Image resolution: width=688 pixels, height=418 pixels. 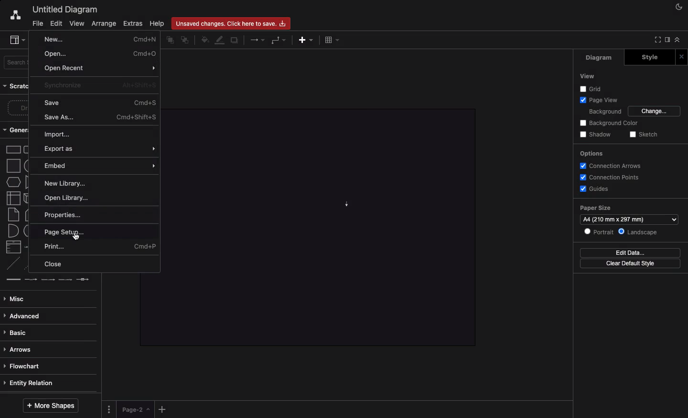 What do you see at coordinates (204, 40) in the screenshot?
I see `Fill` at bounding box center [204, 40].